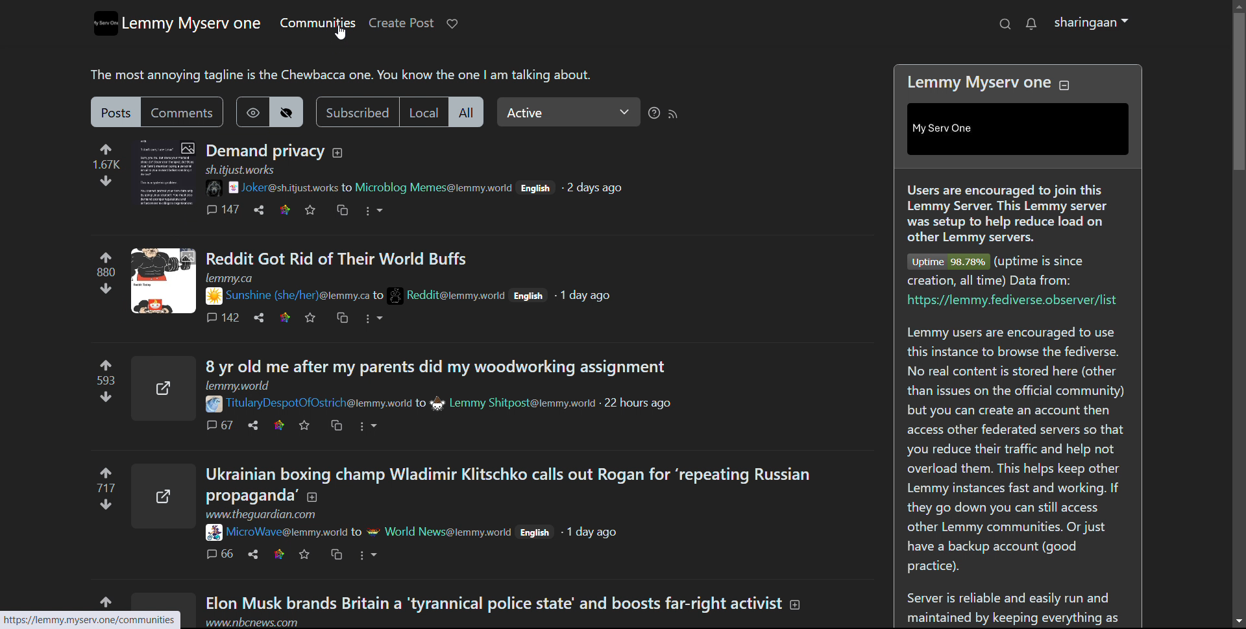  I want to click on copy, so click(344, 318).